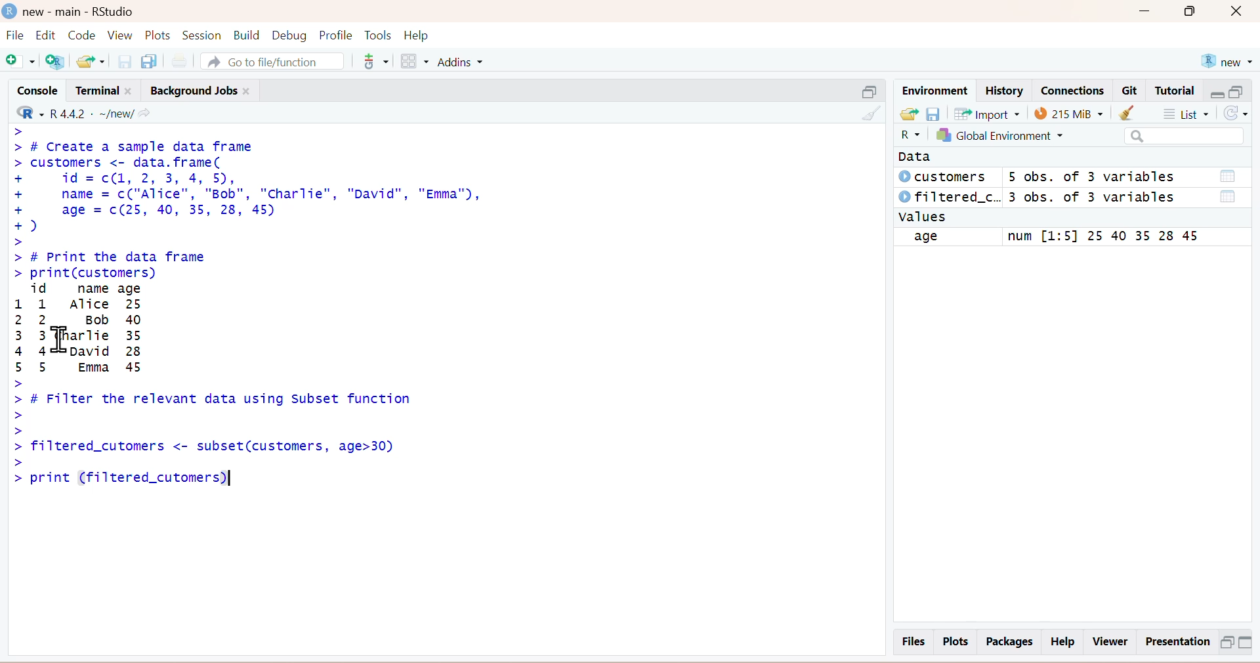 The width and height of the screenshot is (1260, 663). I want to click on age num [1:5] 25 40 35 28 45, so click(1062, 237).